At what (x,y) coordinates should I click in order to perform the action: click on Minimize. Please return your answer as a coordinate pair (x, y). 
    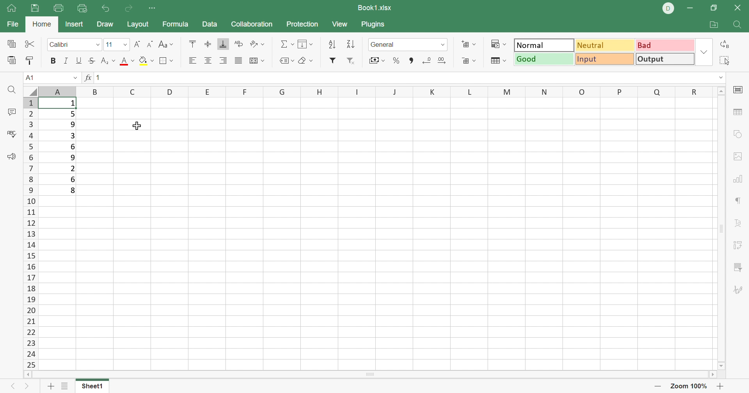
    Looking at the image, I should click on (690, 8).